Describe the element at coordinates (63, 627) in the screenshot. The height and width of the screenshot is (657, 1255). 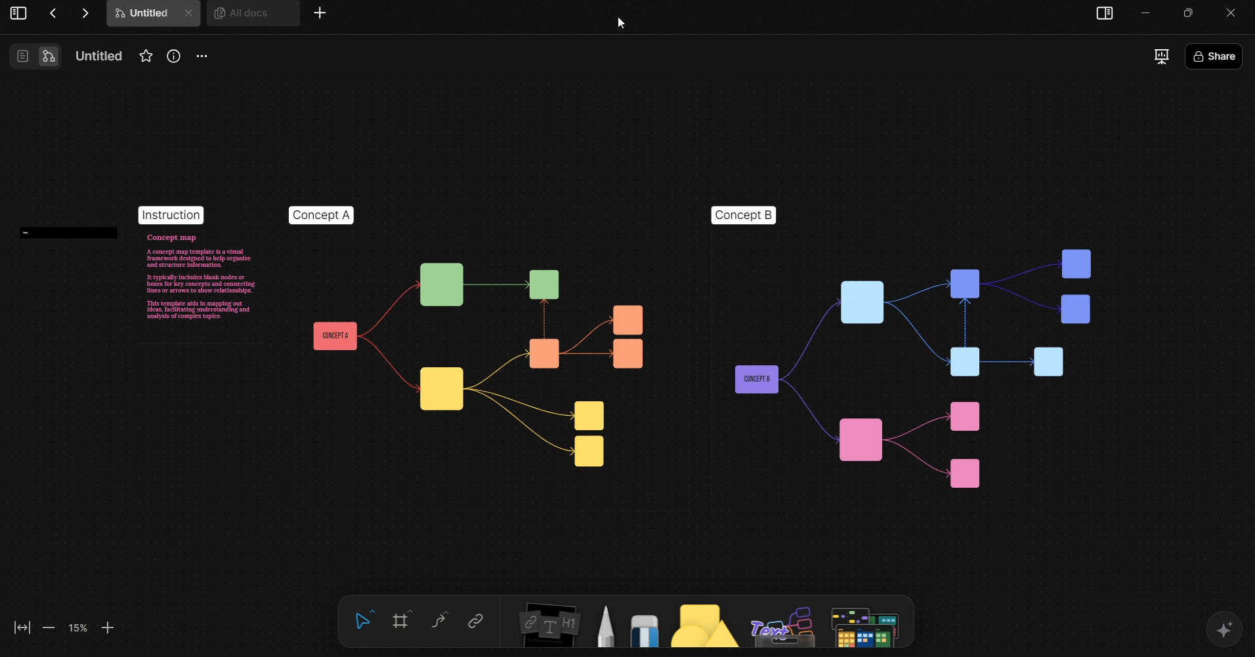
I see `Zoom` at that location.